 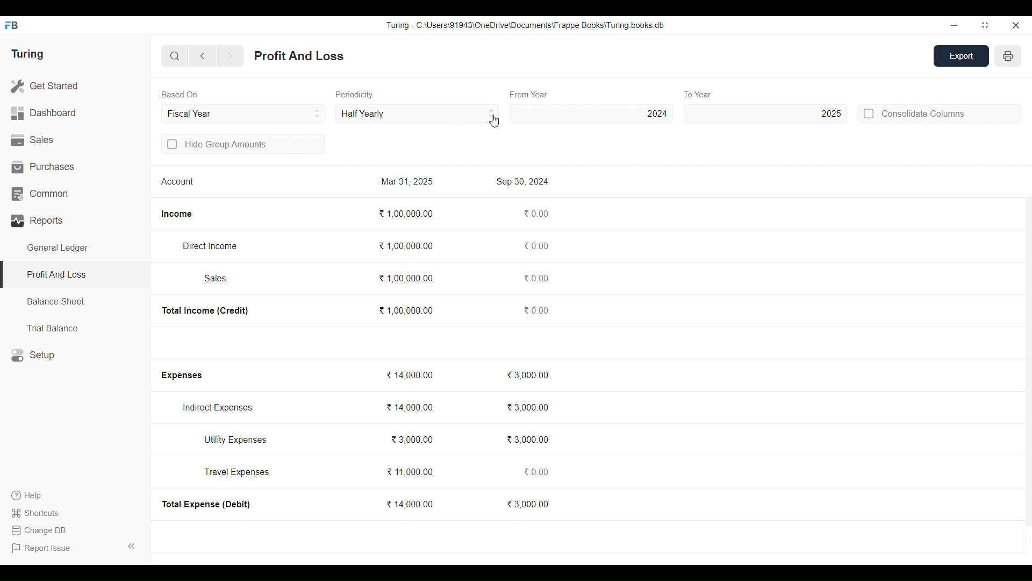 I want to click on Until Date, so click(x=243, y=114).